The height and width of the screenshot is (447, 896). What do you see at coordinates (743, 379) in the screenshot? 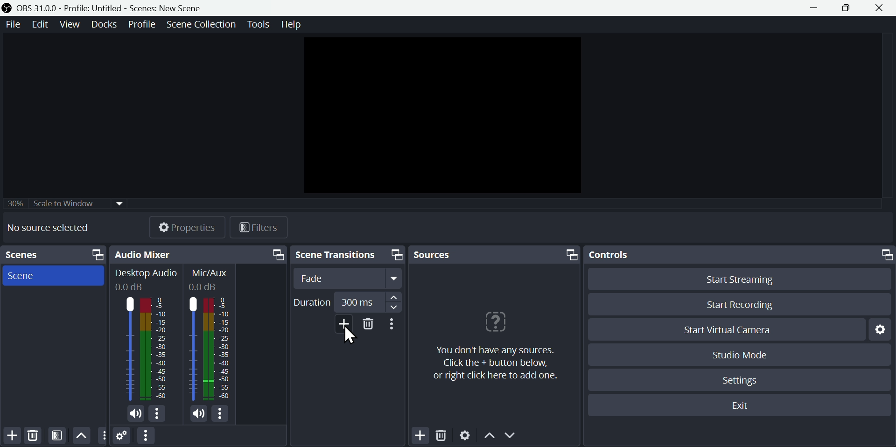
I see `Settings` at bounding box center [743, 379].